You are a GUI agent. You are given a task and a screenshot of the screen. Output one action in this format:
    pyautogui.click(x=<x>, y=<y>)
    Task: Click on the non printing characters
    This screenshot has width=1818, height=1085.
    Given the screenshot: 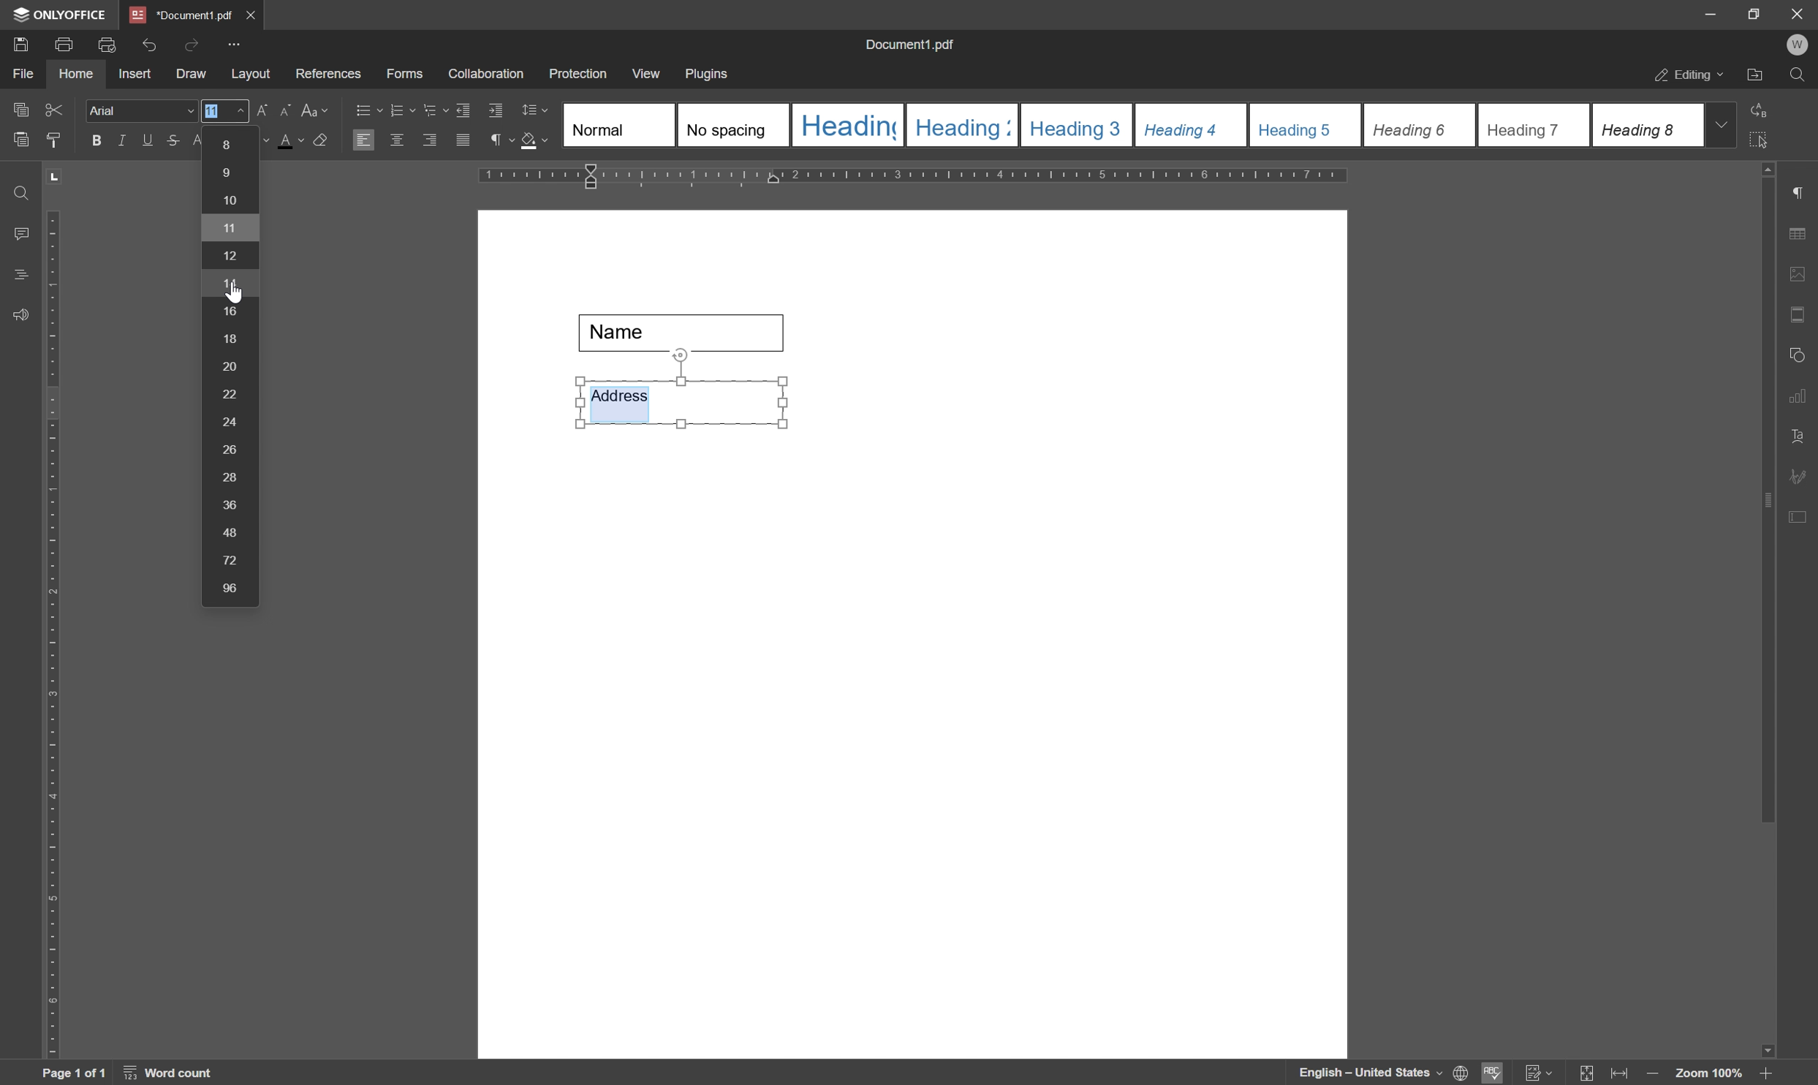 What is the action you would take?
    pyautogui.click(x=499, y=143)
    